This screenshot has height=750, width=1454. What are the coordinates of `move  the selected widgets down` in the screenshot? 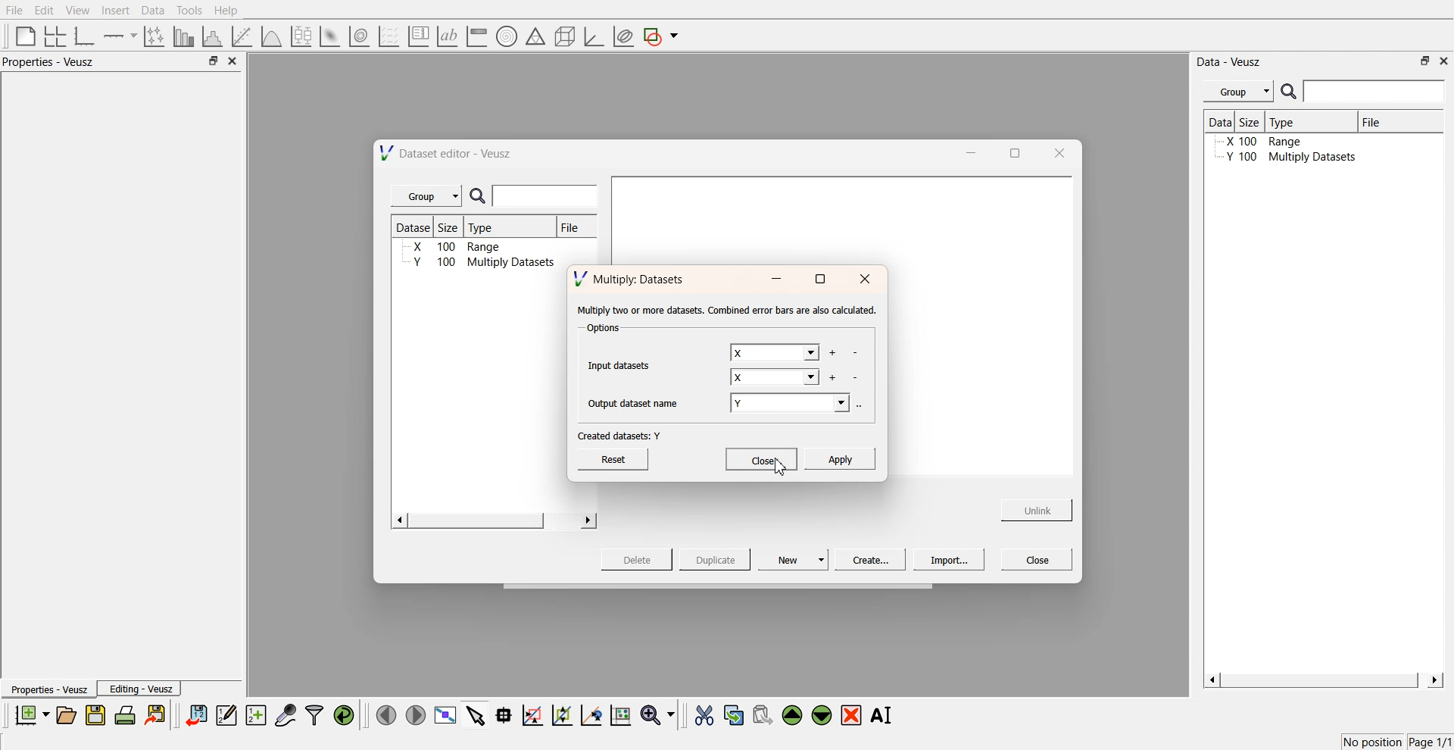 It's located at (822, 714).